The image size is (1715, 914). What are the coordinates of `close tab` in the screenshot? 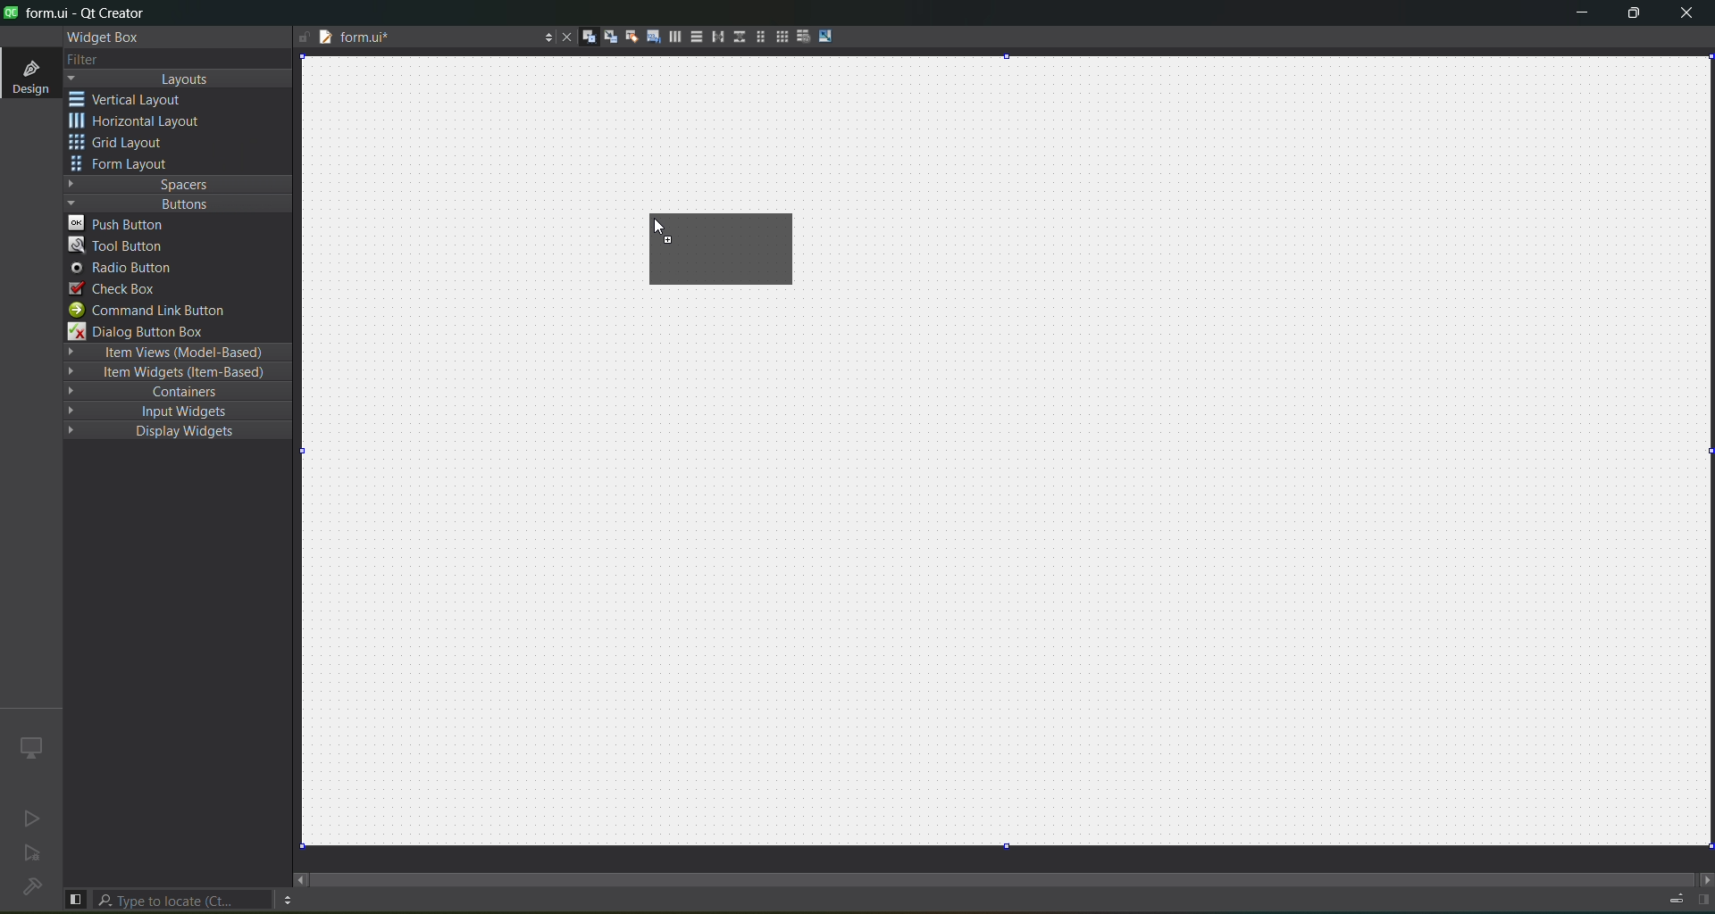 It's located at (562, 37).